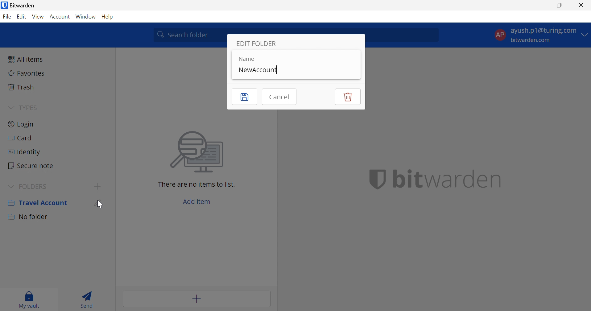  What do you see at coordinates (20, 138) in the screenshot?
I see `Card` at bounding box center [20, 138].